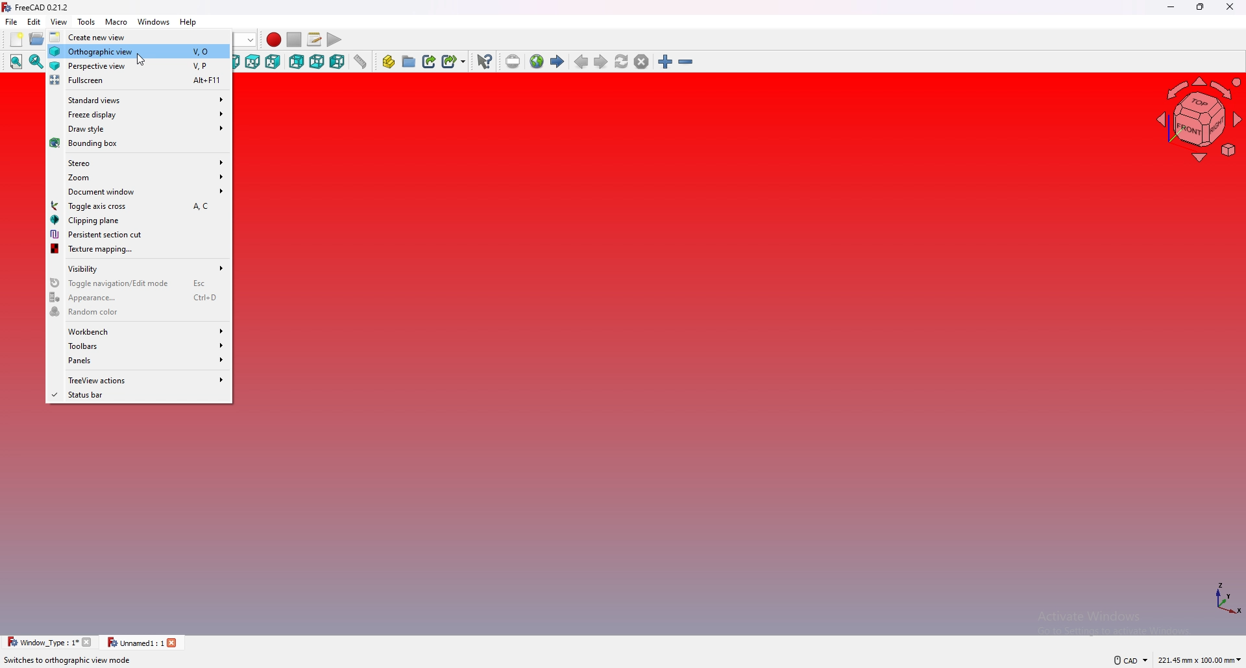  Describe the element at coordinates (409, 61) in the screenshot. I see `create group` at that location.